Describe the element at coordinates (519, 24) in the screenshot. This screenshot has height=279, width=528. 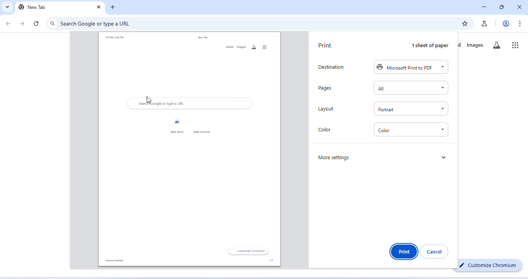
I see `customize and control chromium` at that location.